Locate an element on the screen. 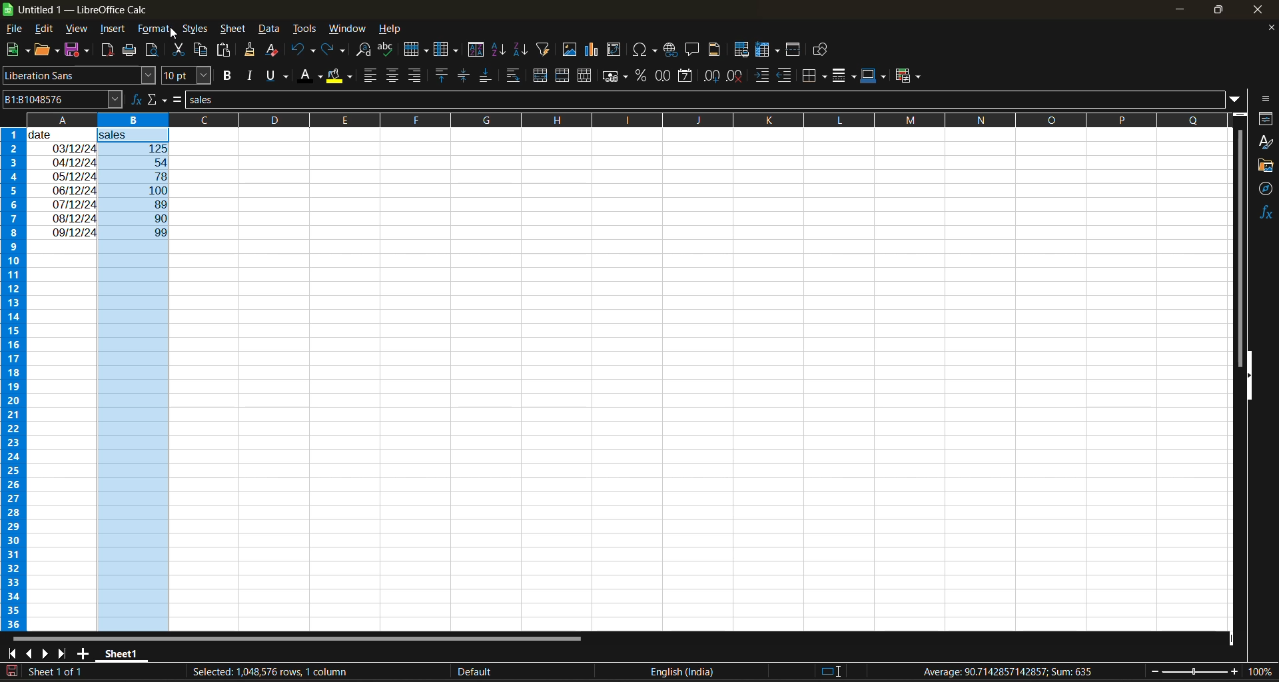 The height and width of the screenshot is (682, 1279). rows is located at coordinates (612, 119).